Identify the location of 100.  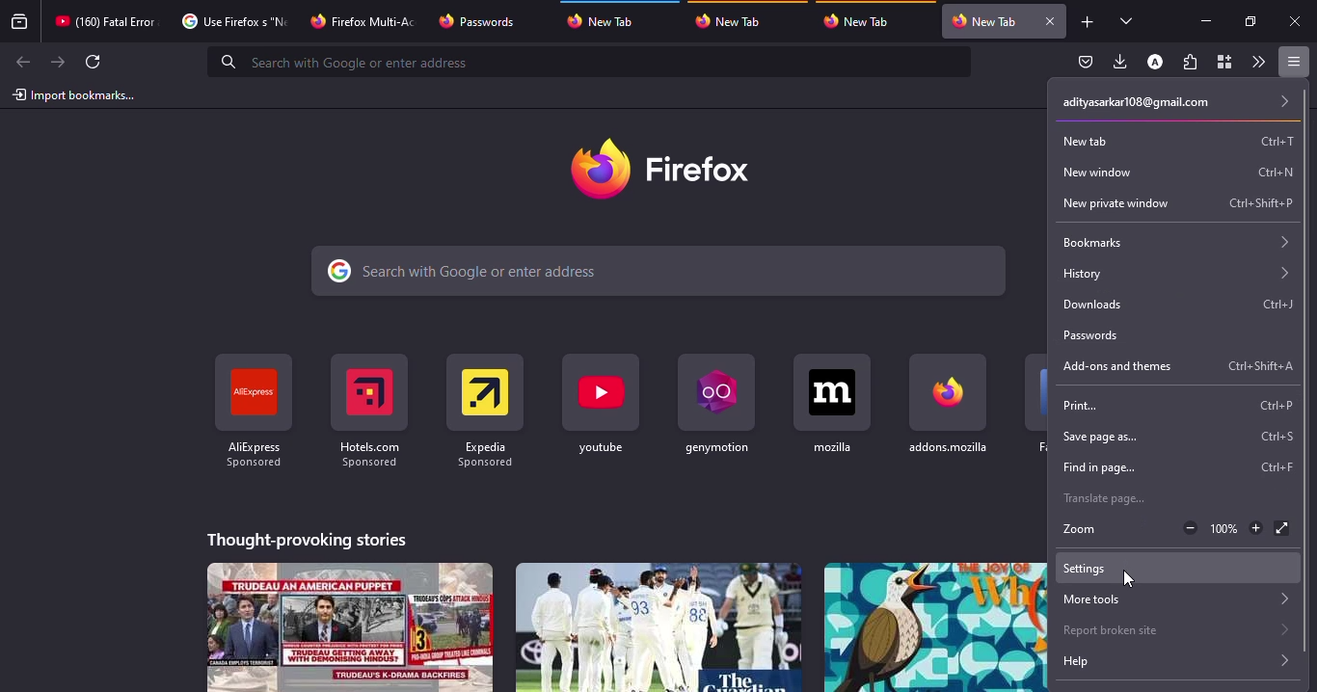
(1224, 529).